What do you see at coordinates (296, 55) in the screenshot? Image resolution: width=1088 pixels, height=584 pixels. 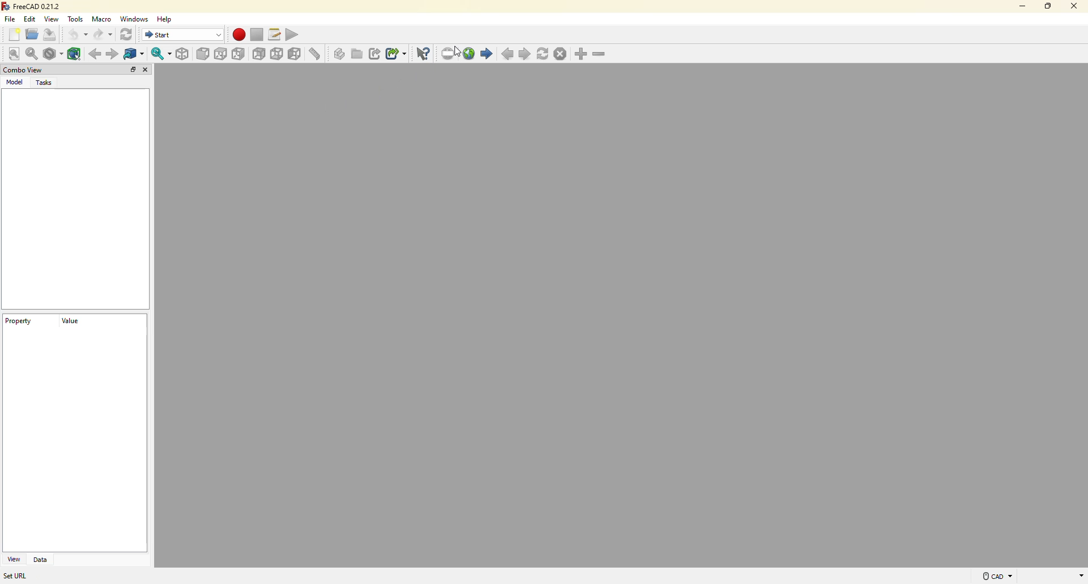 I see `left` at bounding box center [296, 55].